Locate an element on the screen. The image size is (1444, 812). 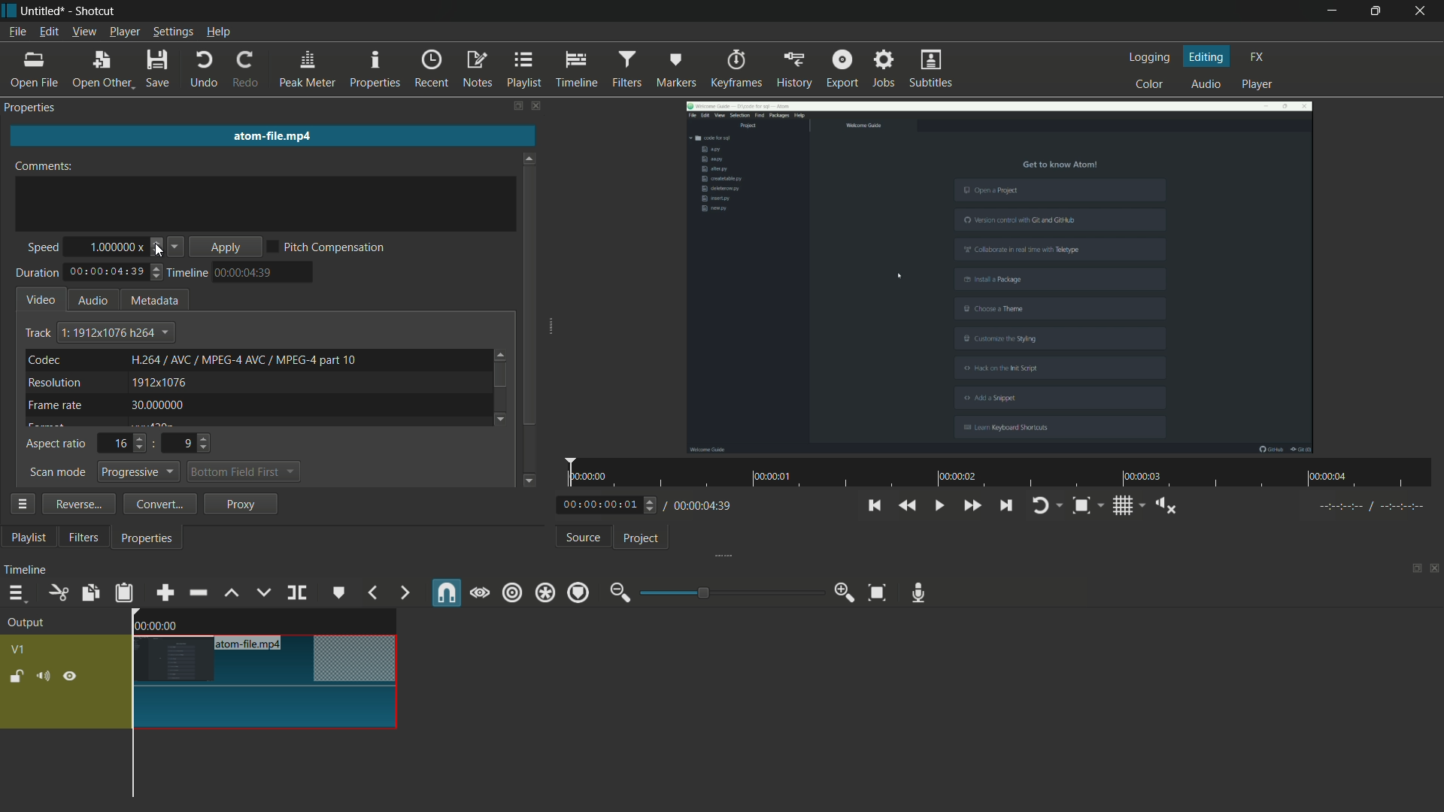
playlist is located at coordinates (524, 69).